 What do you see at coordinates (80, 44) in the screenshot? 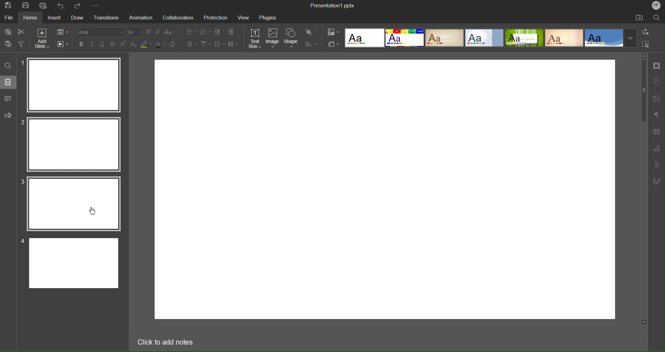
I see `bold` at bounding box center [80, 44].